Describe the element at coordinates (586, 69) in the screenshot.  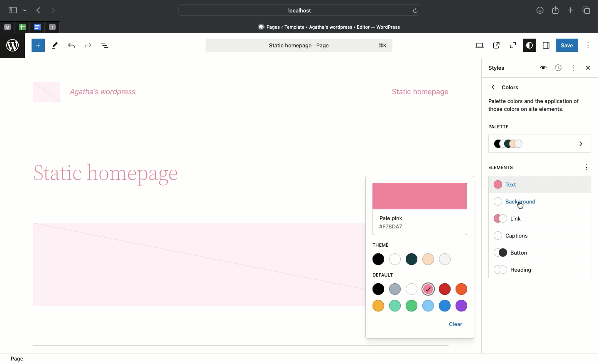
I see `Close` at that location.